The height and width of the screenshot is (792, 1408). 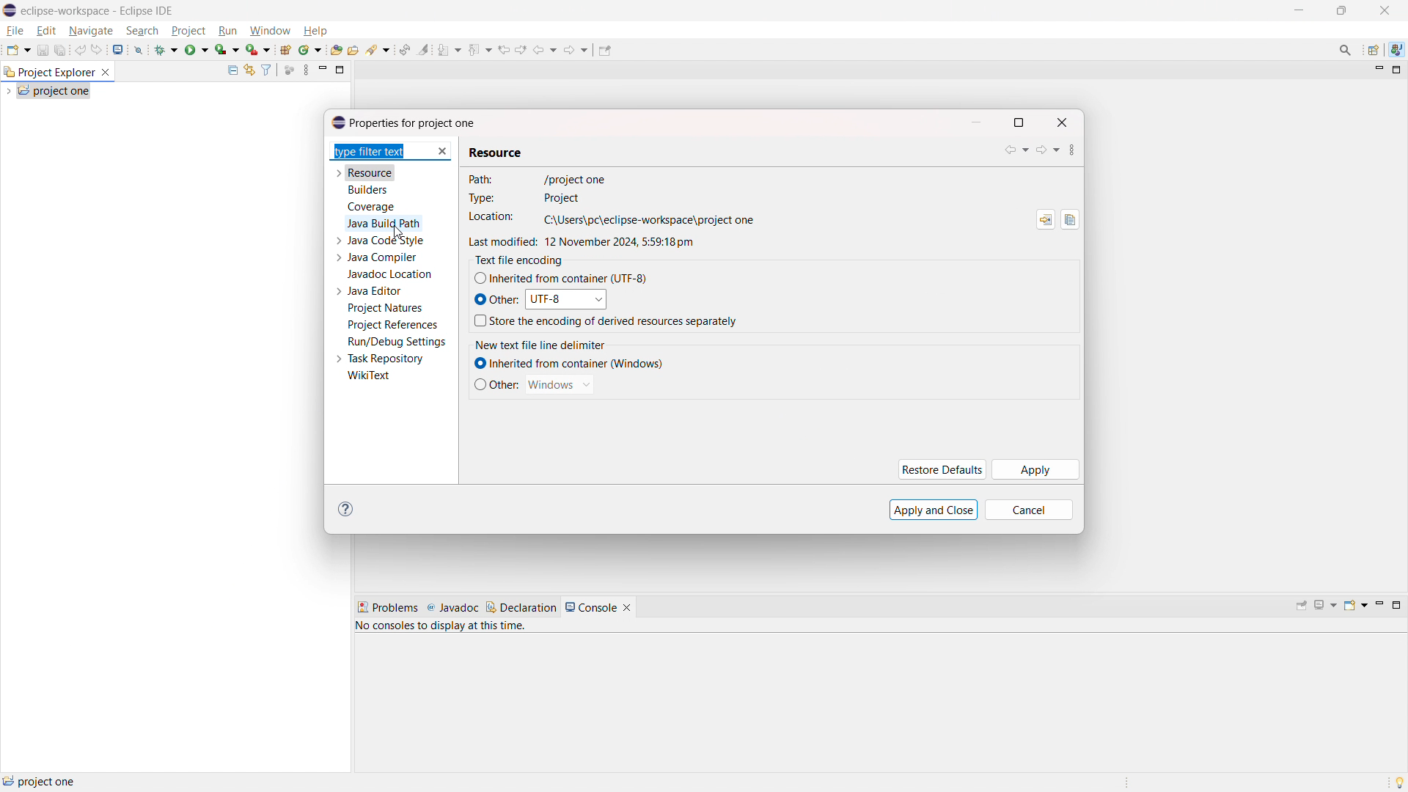 I want to click on type: project, so click(x=568, y=198).